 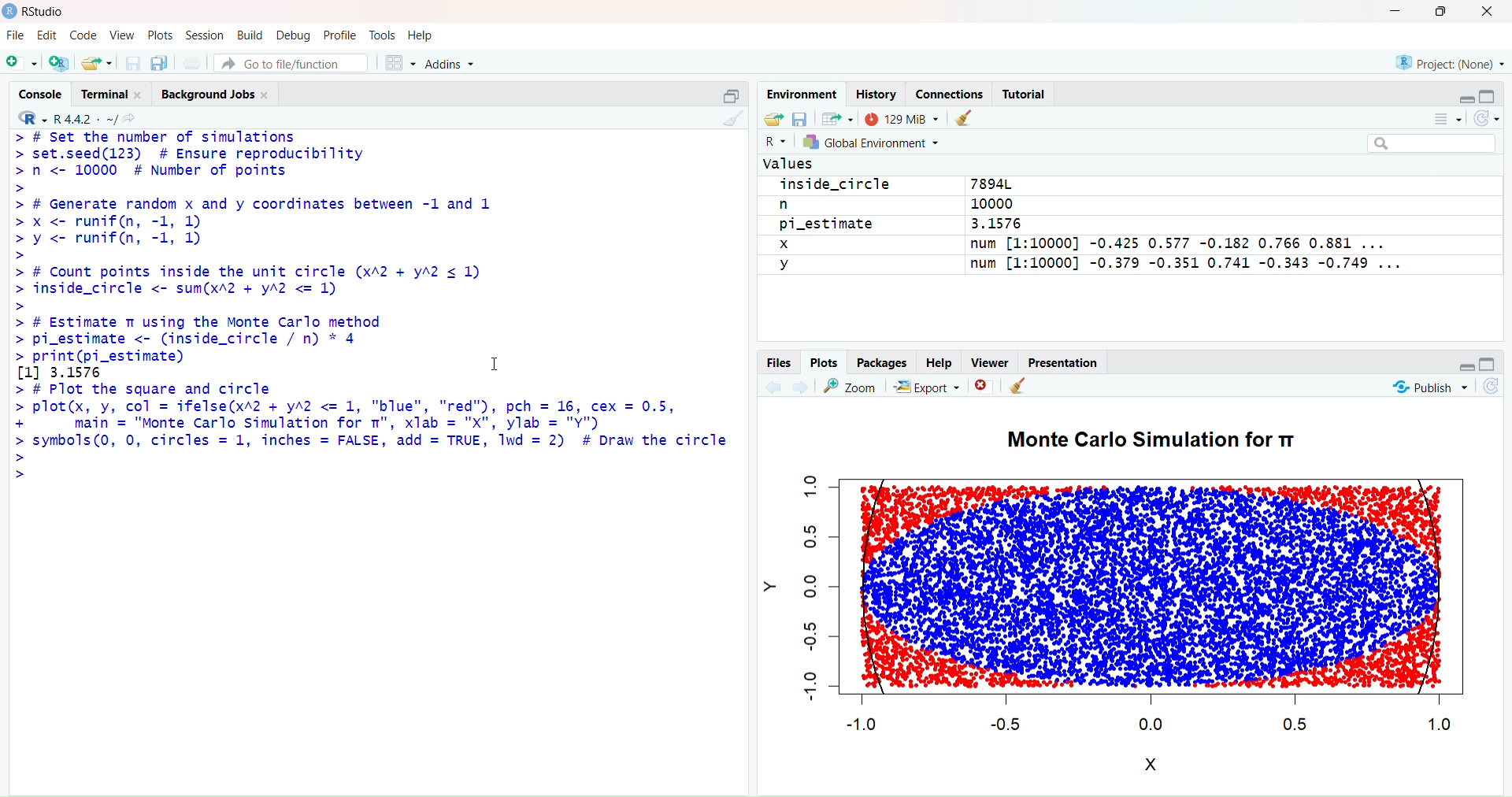 I want to click on Refresh current plot, so click(x=1497, y=389).